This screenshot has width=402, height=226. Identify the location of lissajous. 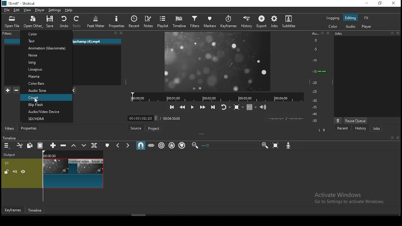
(46, 69).